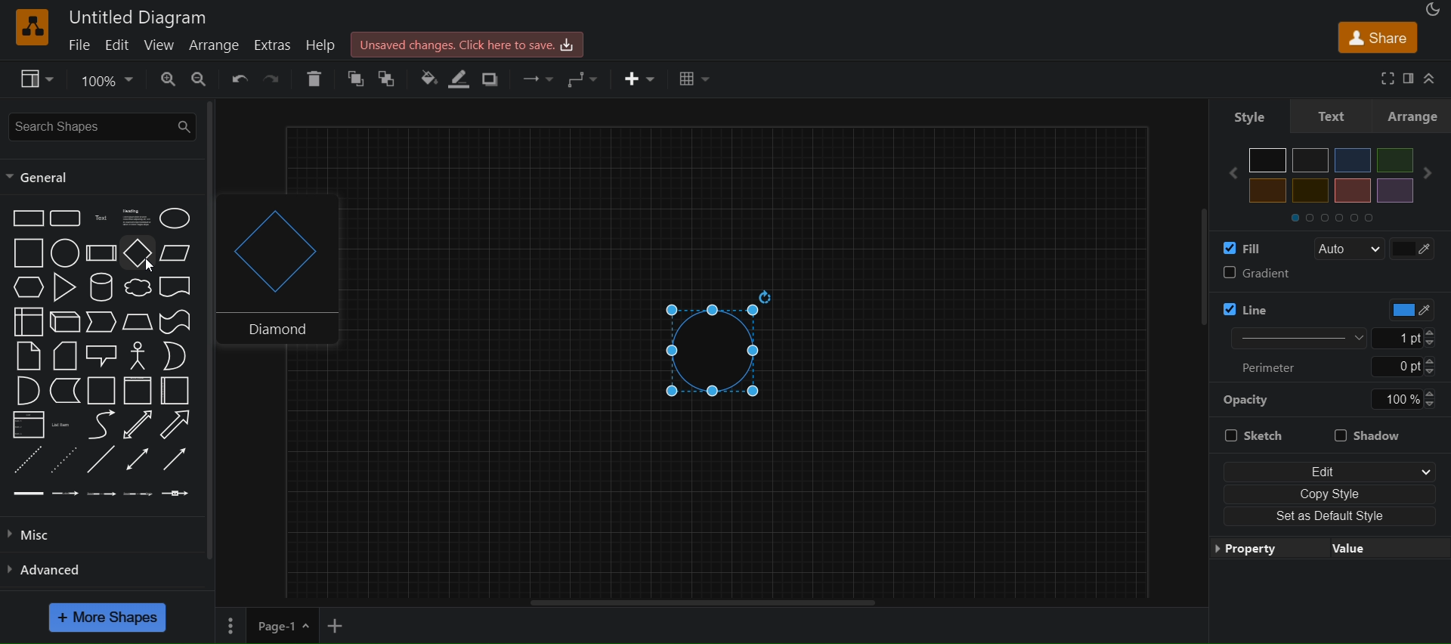 This screenshot has width=1451, height=644. Describe the element at coordinates (137, 392) in the screenshot. I see `vertical container` at that location.